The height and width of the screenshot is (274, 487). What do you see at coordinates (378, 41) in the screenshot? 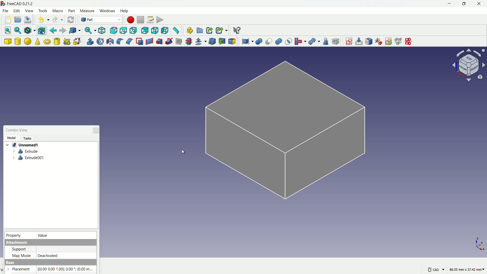
I see `reorient sketch` at bounding box center [378, 41].